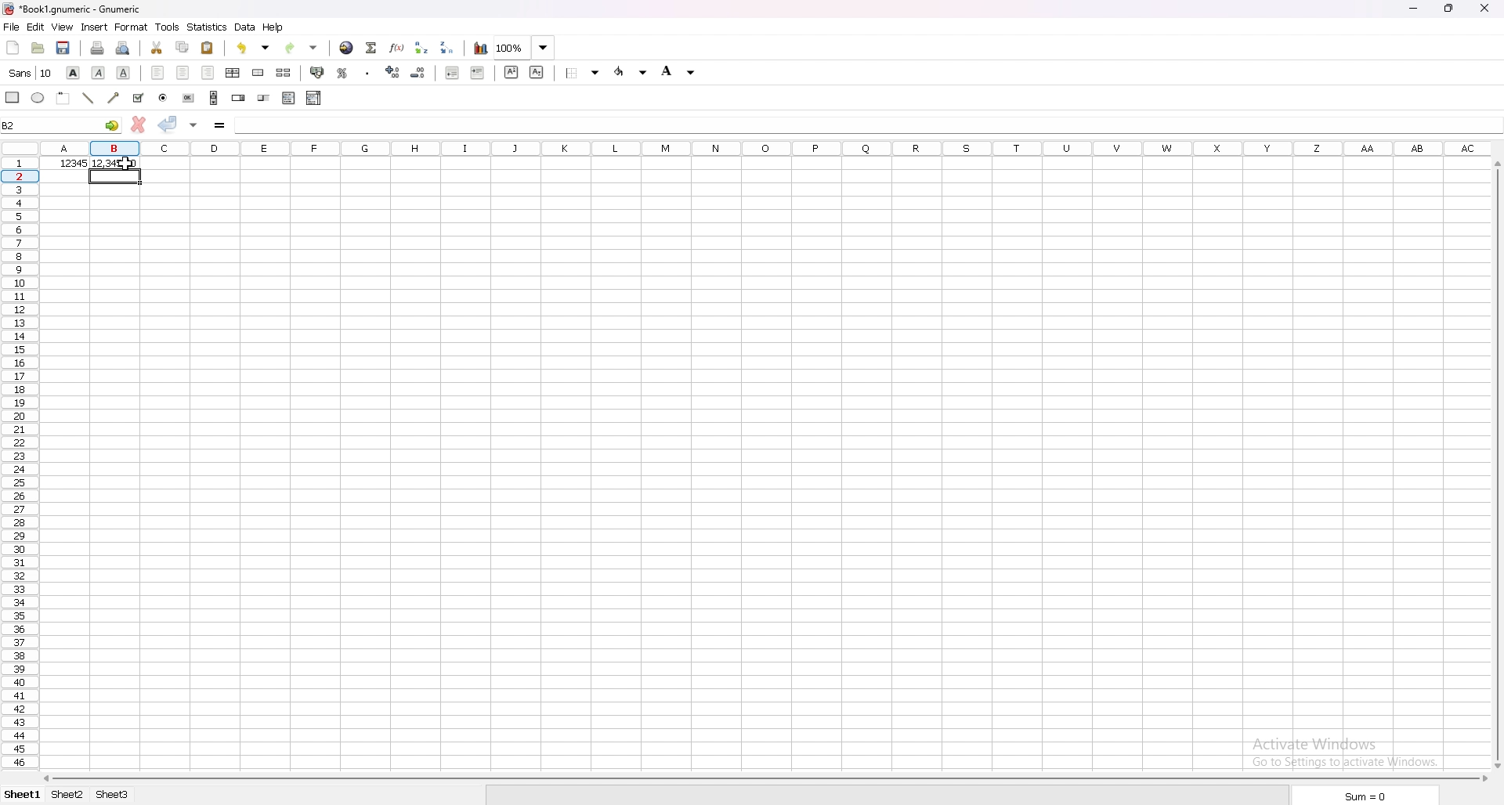  What do you see at coordinates (73, 72) in the screenshot?
I see `bold` at bounding box center [73, 72].